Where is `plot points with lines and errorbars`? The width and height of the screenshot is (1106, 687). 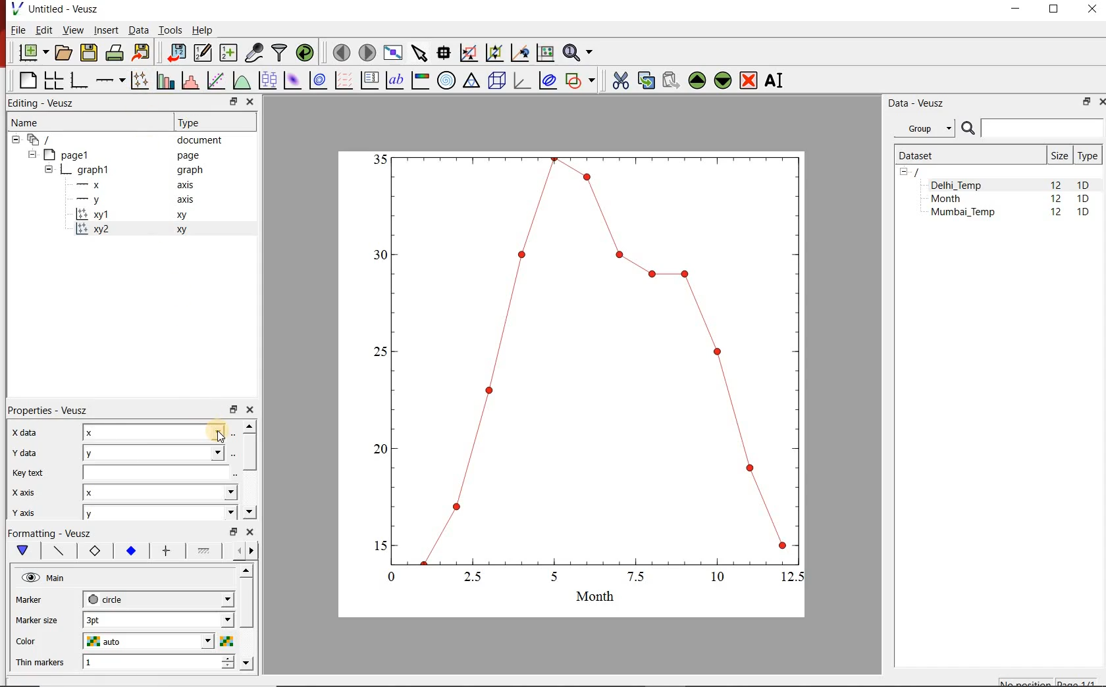 plot points with lines and errorbars is located at coordinates (138, 81).